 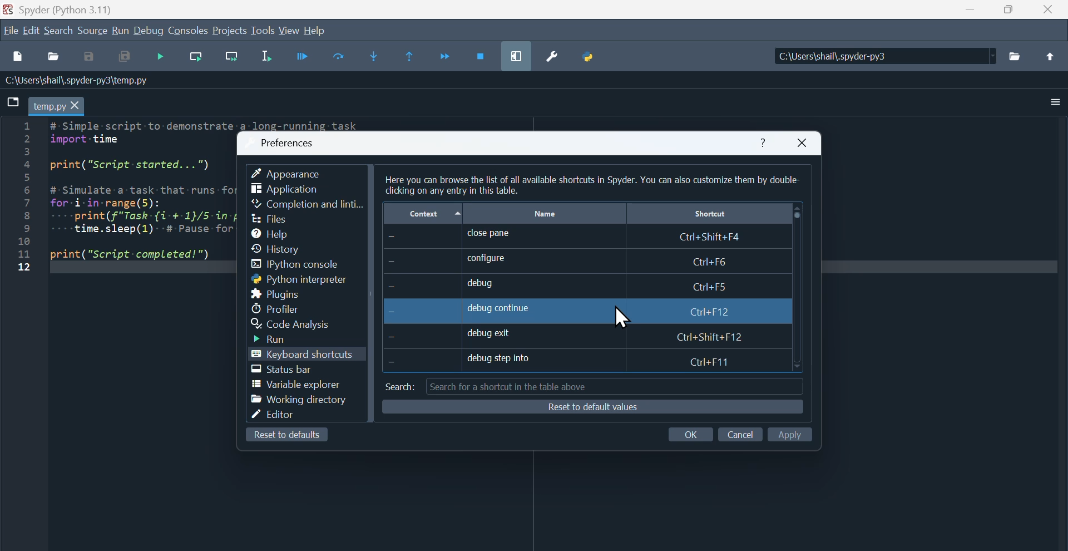 I want to click on Keyboard shortcut, so click(x=303, y=355).